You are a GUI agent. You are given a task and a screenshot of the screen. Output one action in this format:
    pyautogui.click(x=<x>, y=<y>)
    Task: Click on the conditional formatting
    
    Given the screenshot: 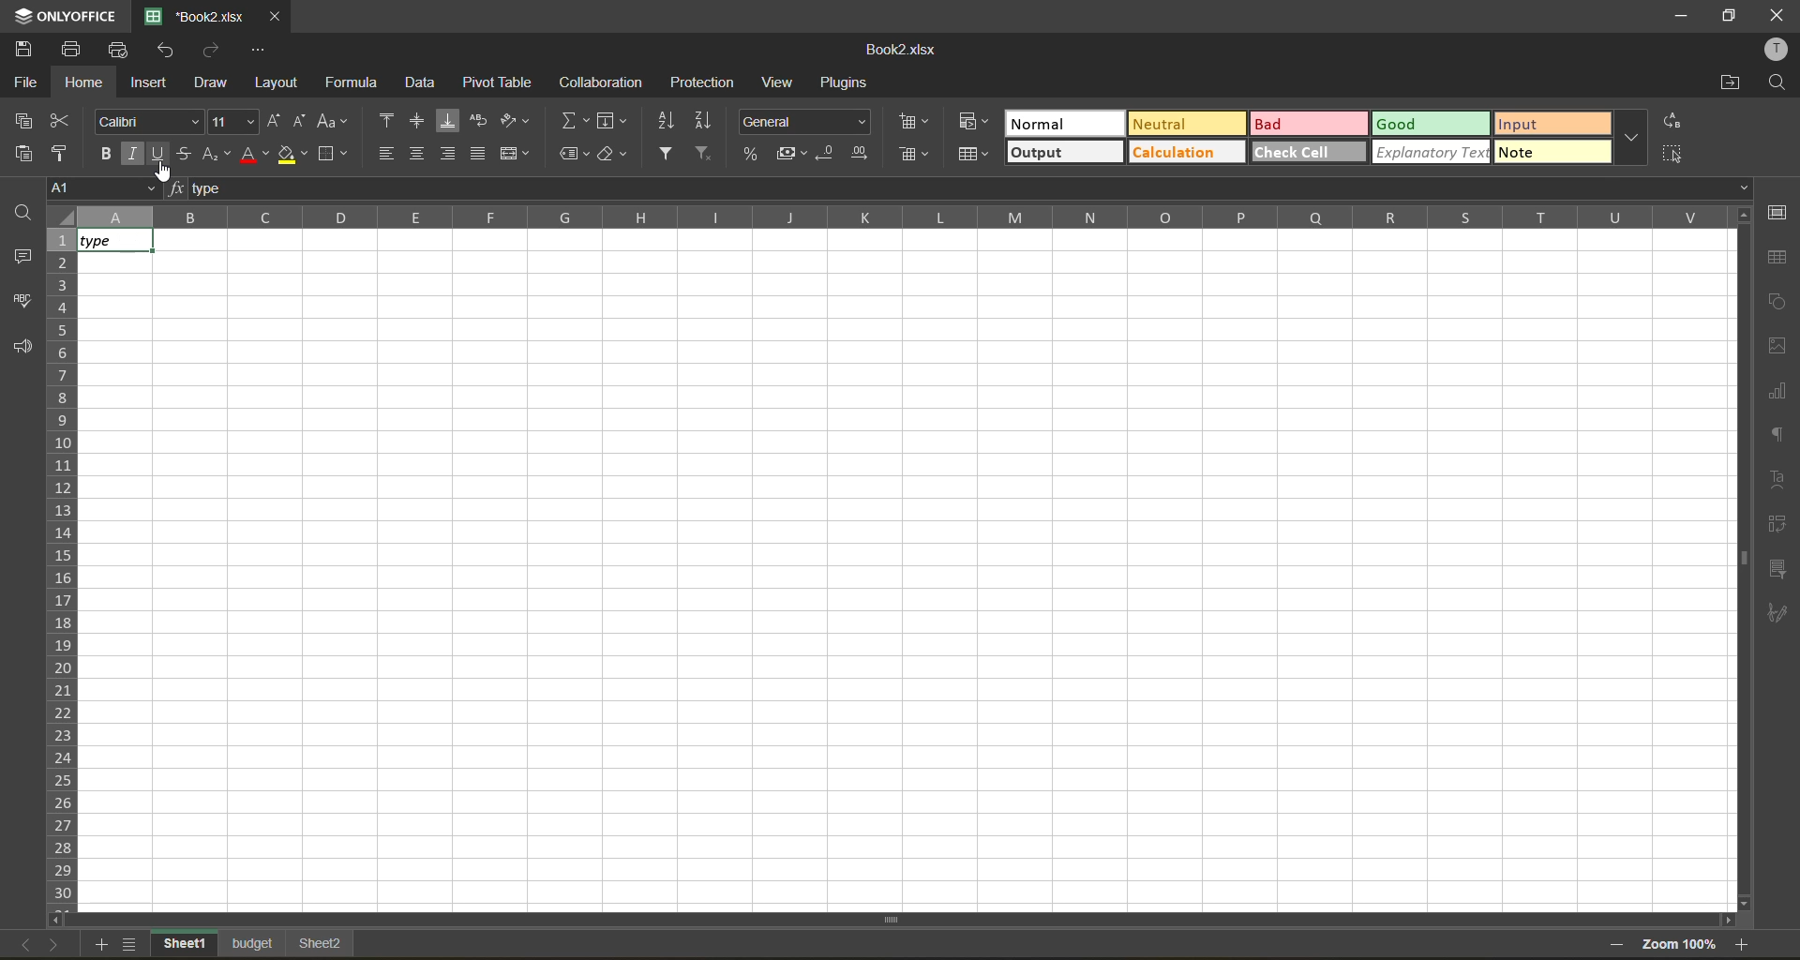 What is the action you would take?
    pyautogui.click(x=973, y=121)
    